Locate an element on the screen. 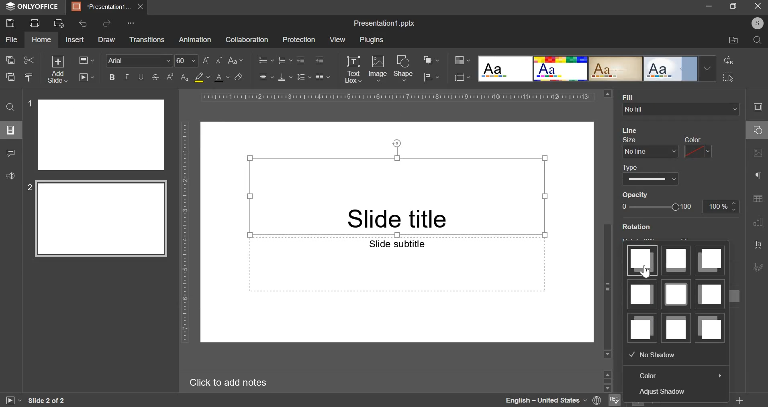 This screenshot has width=768, height=407. undo is located at coordinates (84, 23).